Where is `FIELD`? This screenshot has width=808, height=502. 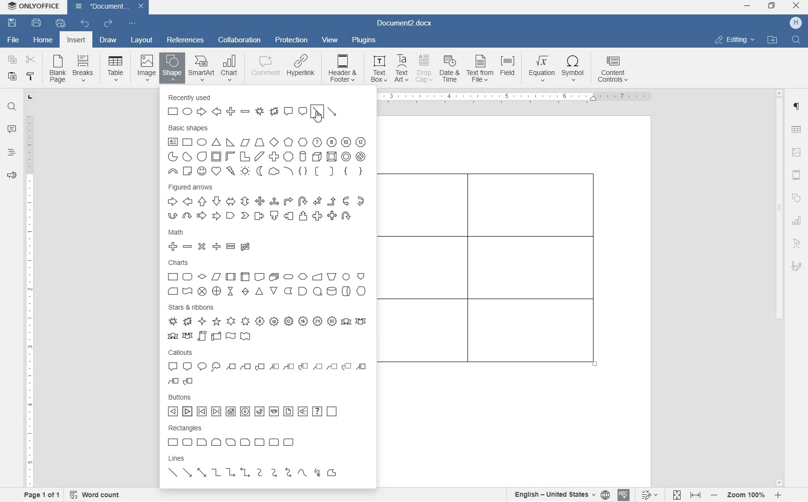 FIELD is located at coordinates (510, 70).